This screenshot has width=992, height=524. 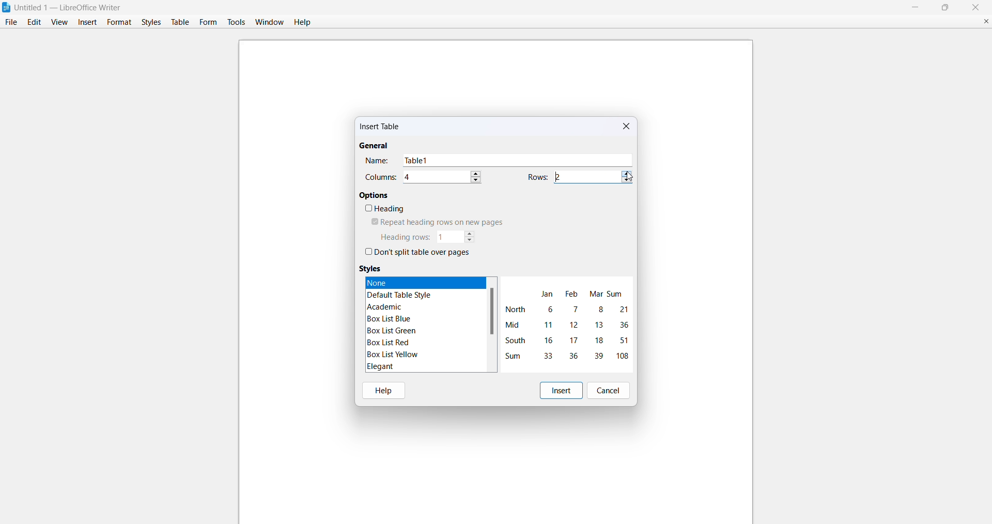 I want to click on options, so click(x=375, y=195).